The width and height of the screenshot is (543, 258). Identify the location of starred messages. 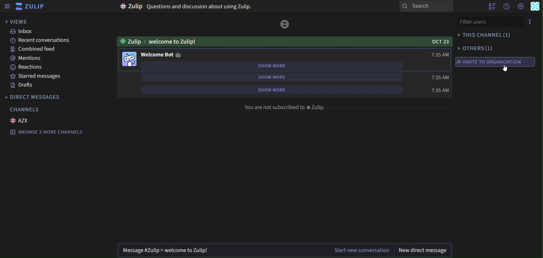
(37, 76).